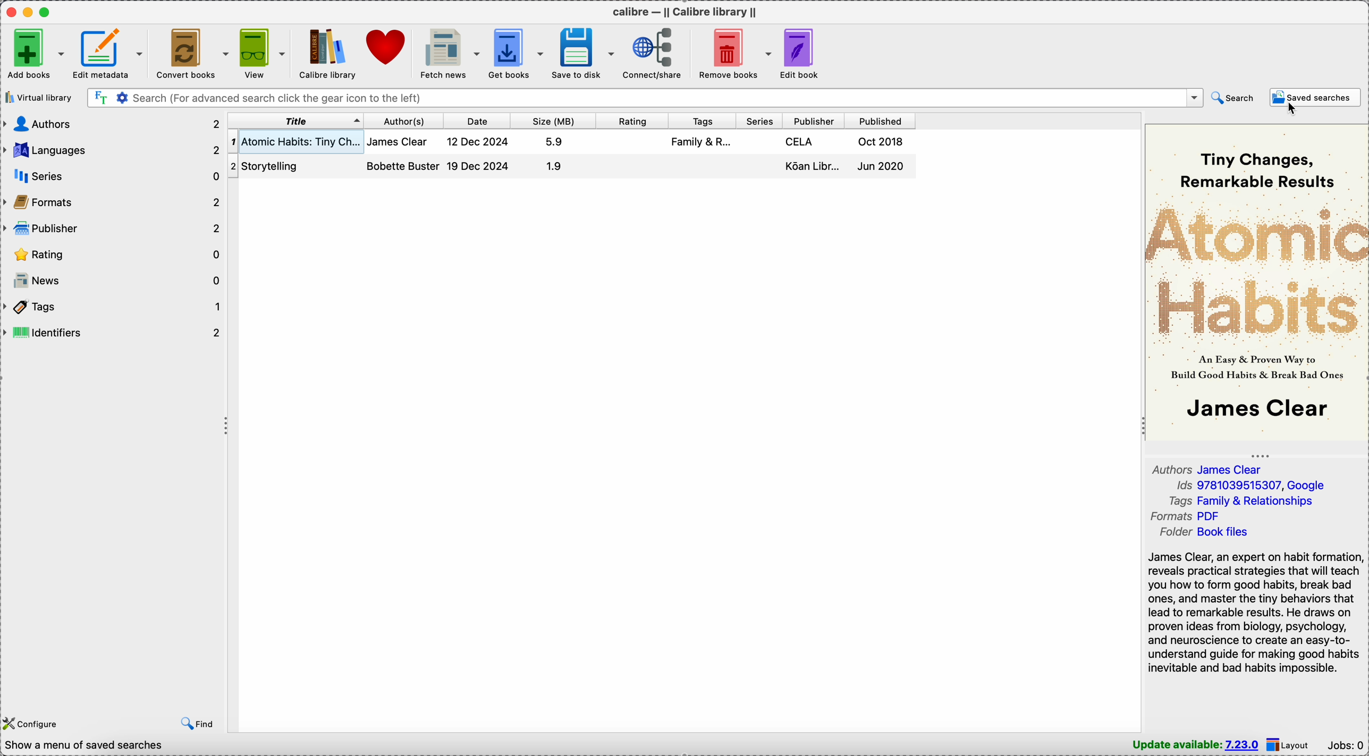 The width and height of the screenshot is (1369, 756). What do you see at coordinates (759, 121) in the screenshot?
I see `series` at bounding box center [759, 121].